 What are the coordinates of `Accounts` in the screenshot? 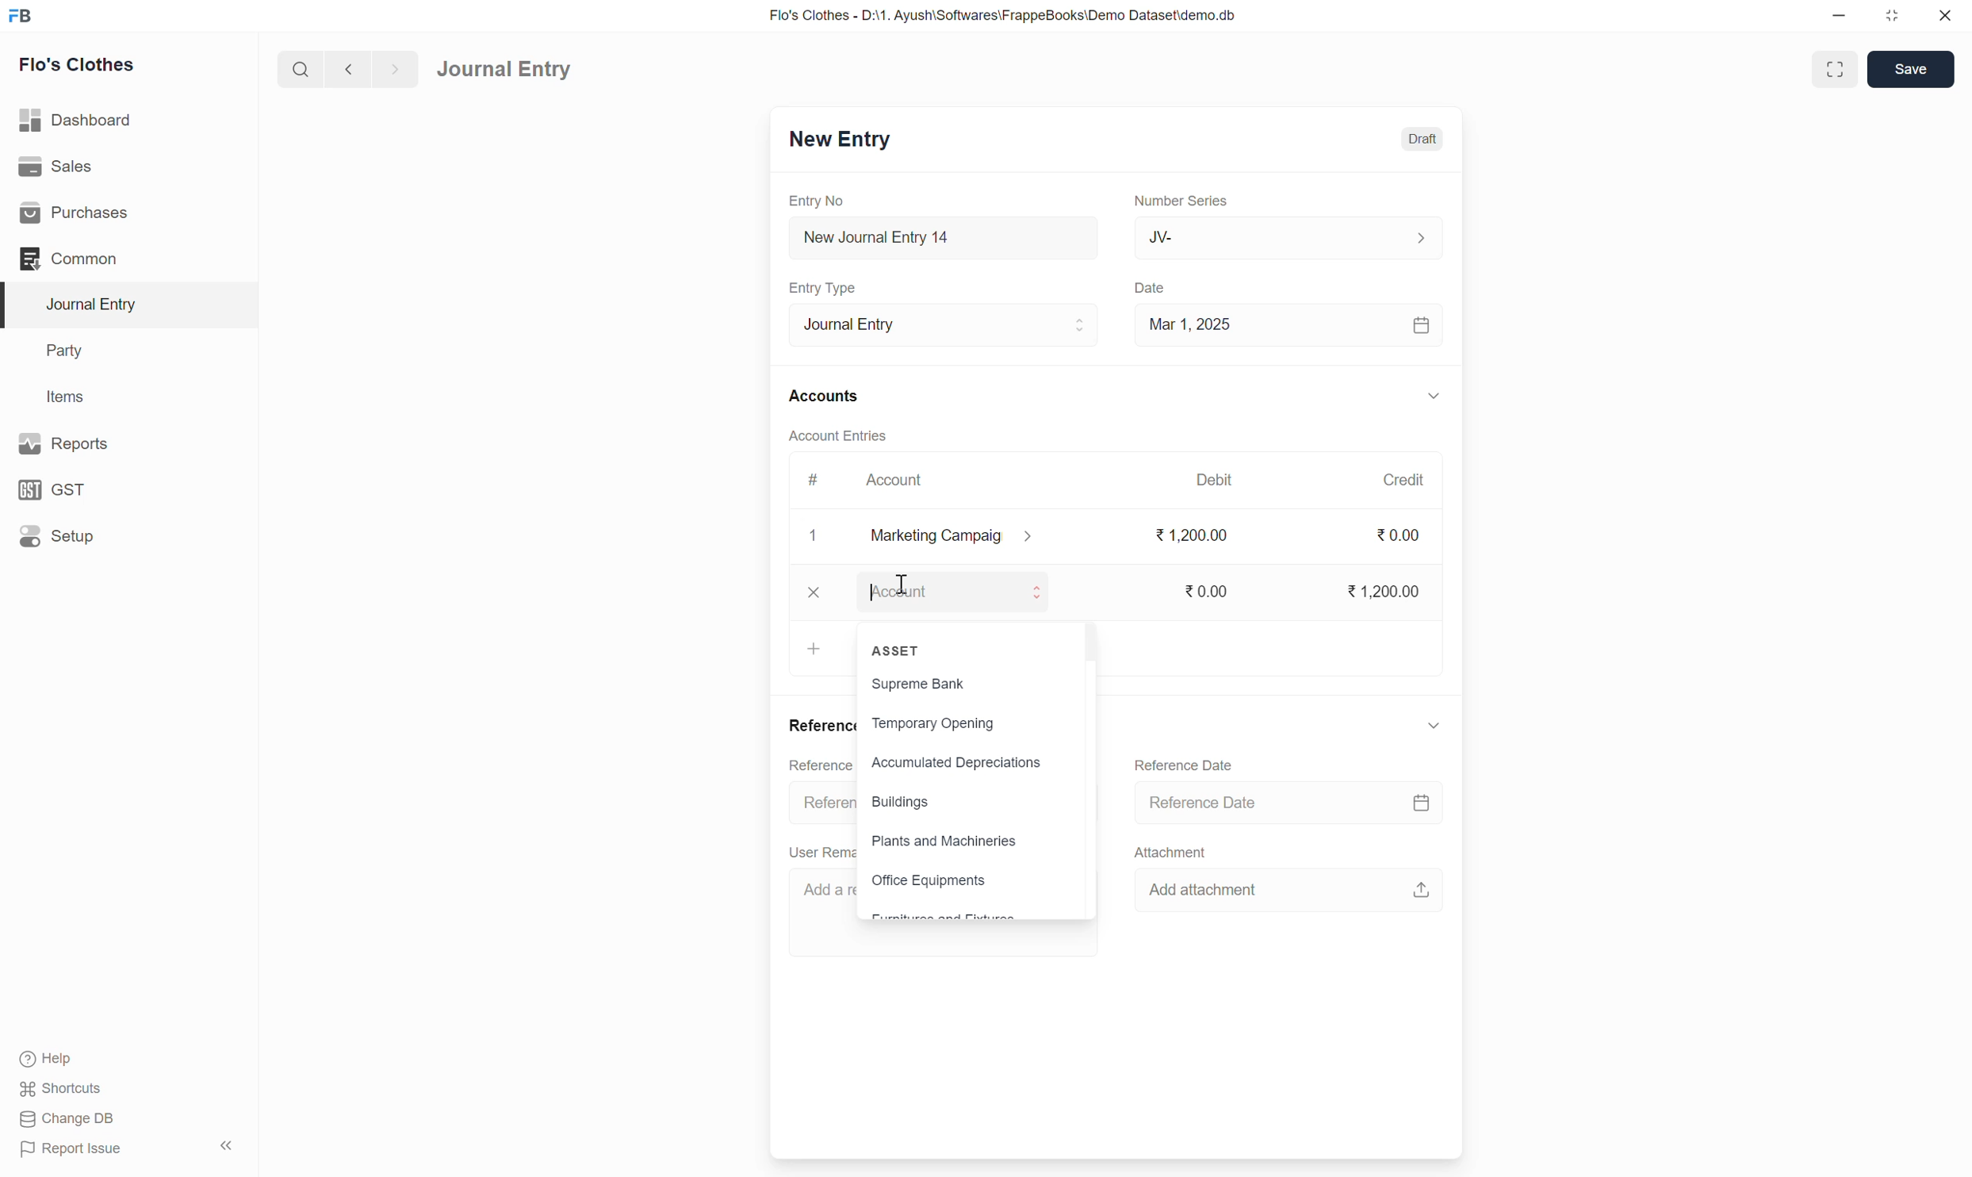 It's located at (826, 393).